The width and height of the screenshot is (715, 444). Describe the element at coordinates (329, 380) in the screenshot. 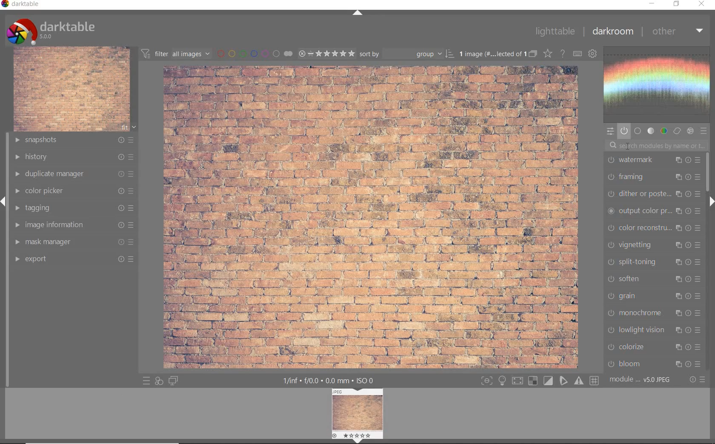

I see `1/inf f/0.0 0.0 mm ISO 0` at that location.